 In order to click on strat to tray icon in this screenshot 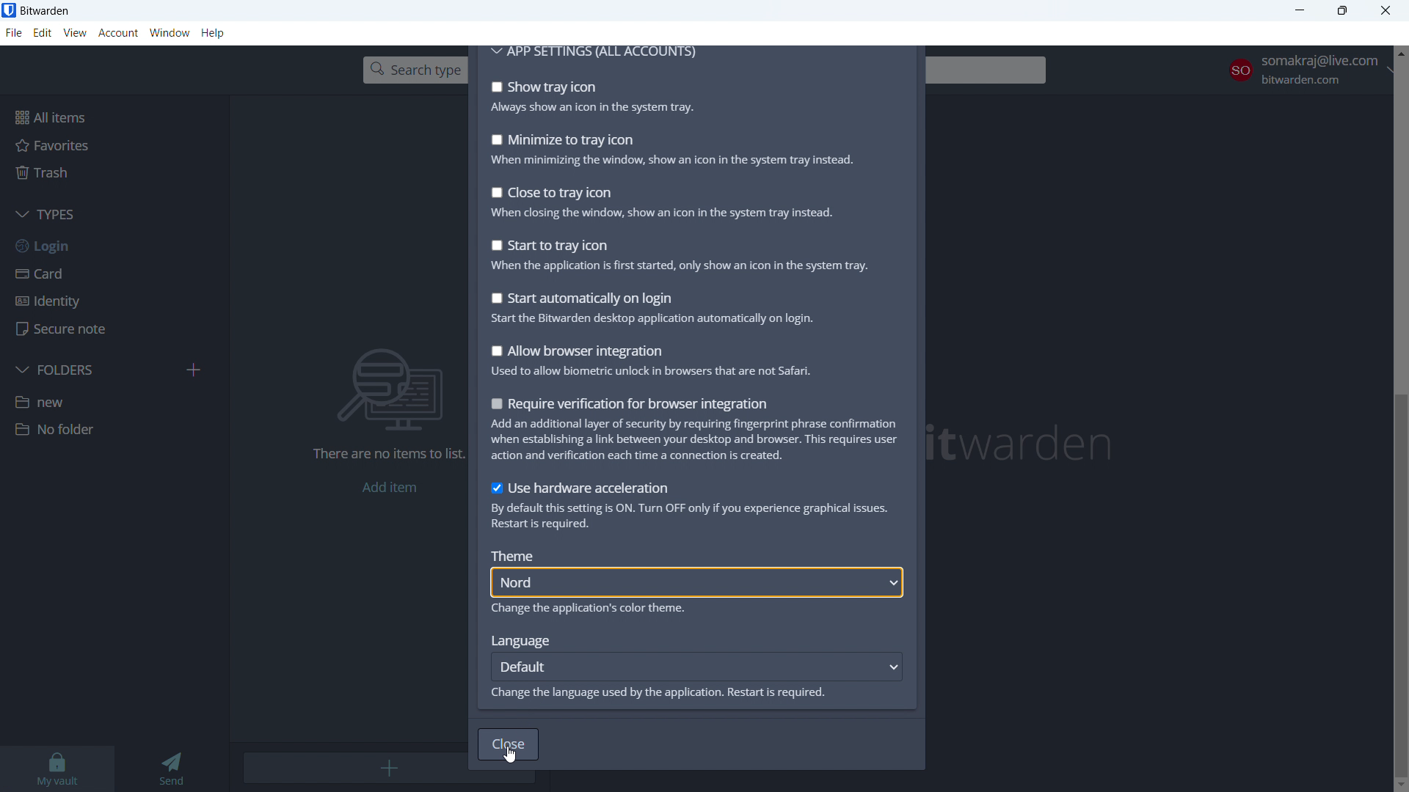, I will do `click(691, 254)`.